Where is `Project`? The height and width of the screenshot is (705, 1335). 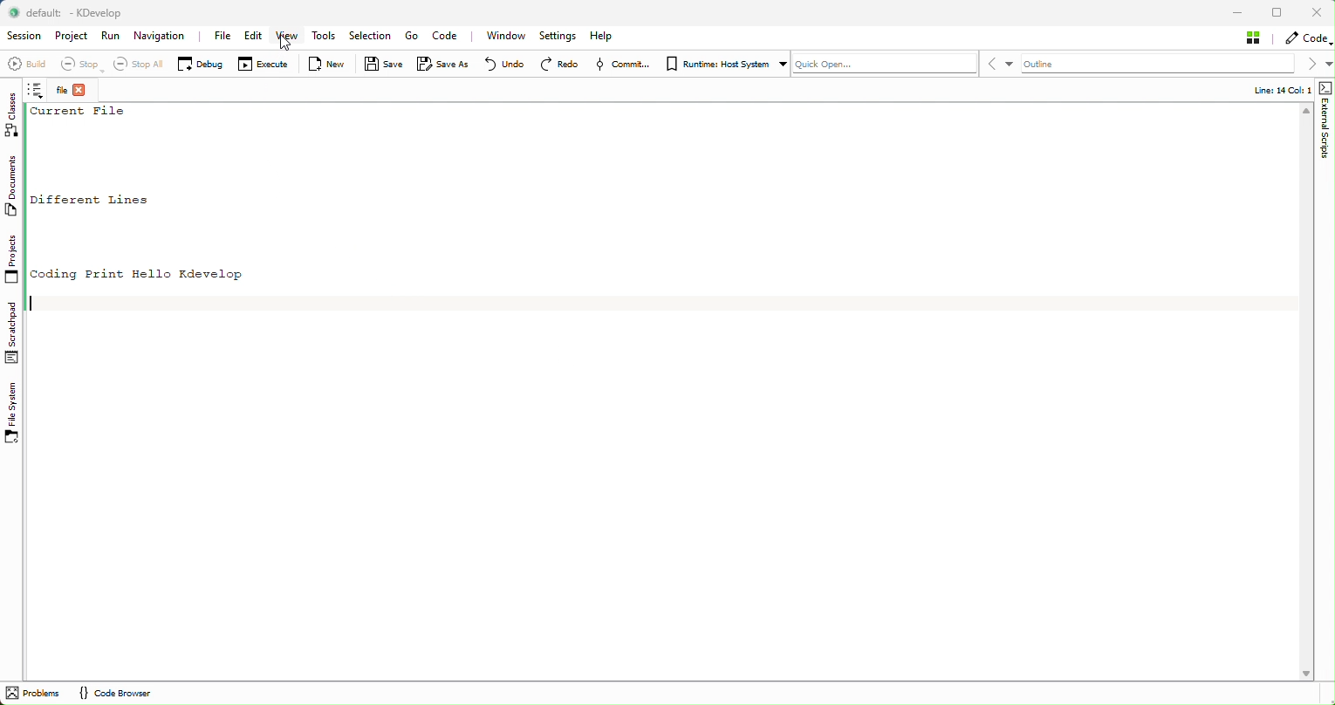 Project is located at coordinates (72, 38).